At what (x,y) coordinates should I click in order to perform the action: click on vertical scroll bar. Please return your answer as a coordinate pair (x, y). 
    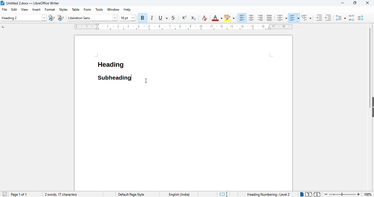
    Looking at the image, I should click on (371, 60).